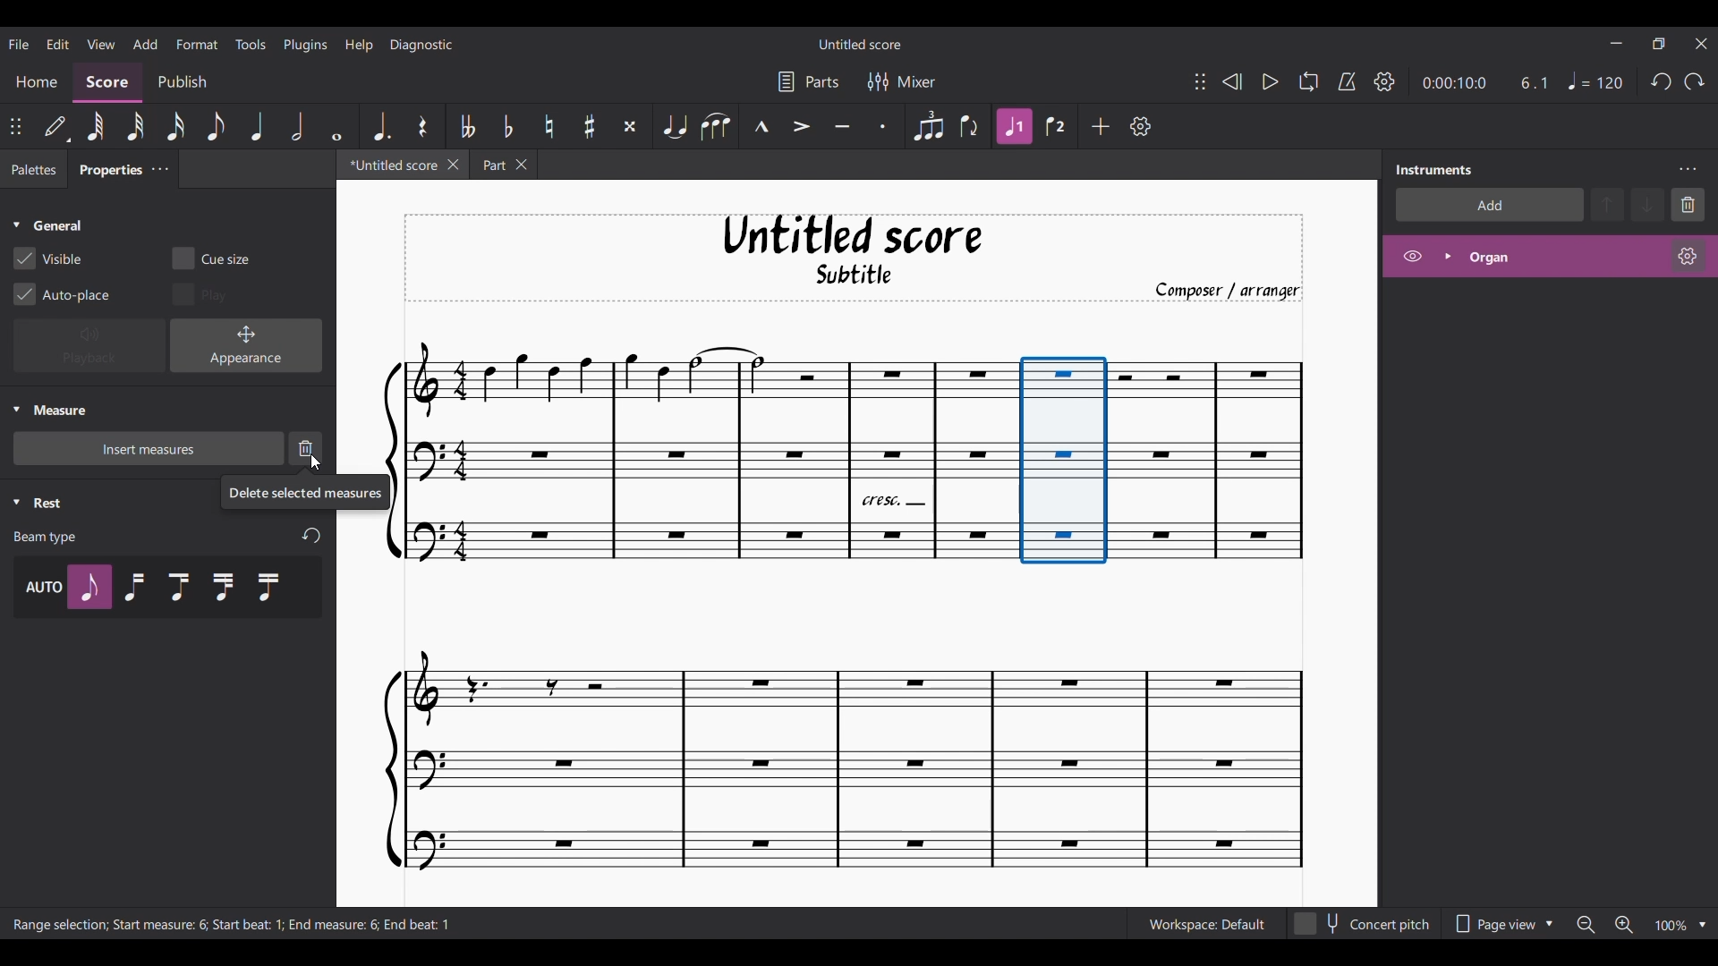 The image size is (1718, 966). I want to click on Redo, so click(1694, 80).